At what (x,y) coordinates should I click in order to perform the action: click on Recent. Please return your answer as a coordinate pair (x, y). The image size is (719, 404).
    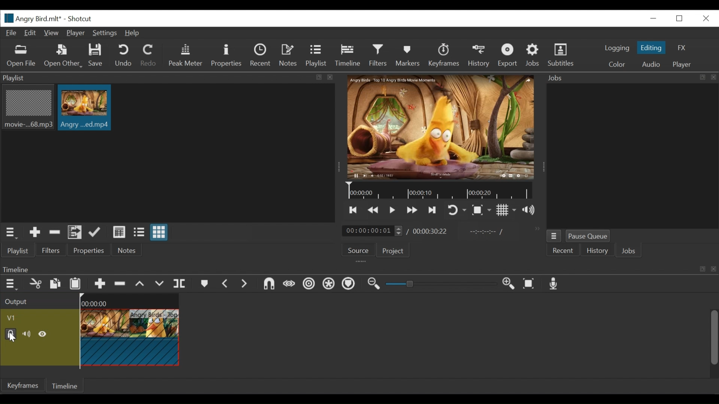
    Looking at the image, I should click on (261, 56).